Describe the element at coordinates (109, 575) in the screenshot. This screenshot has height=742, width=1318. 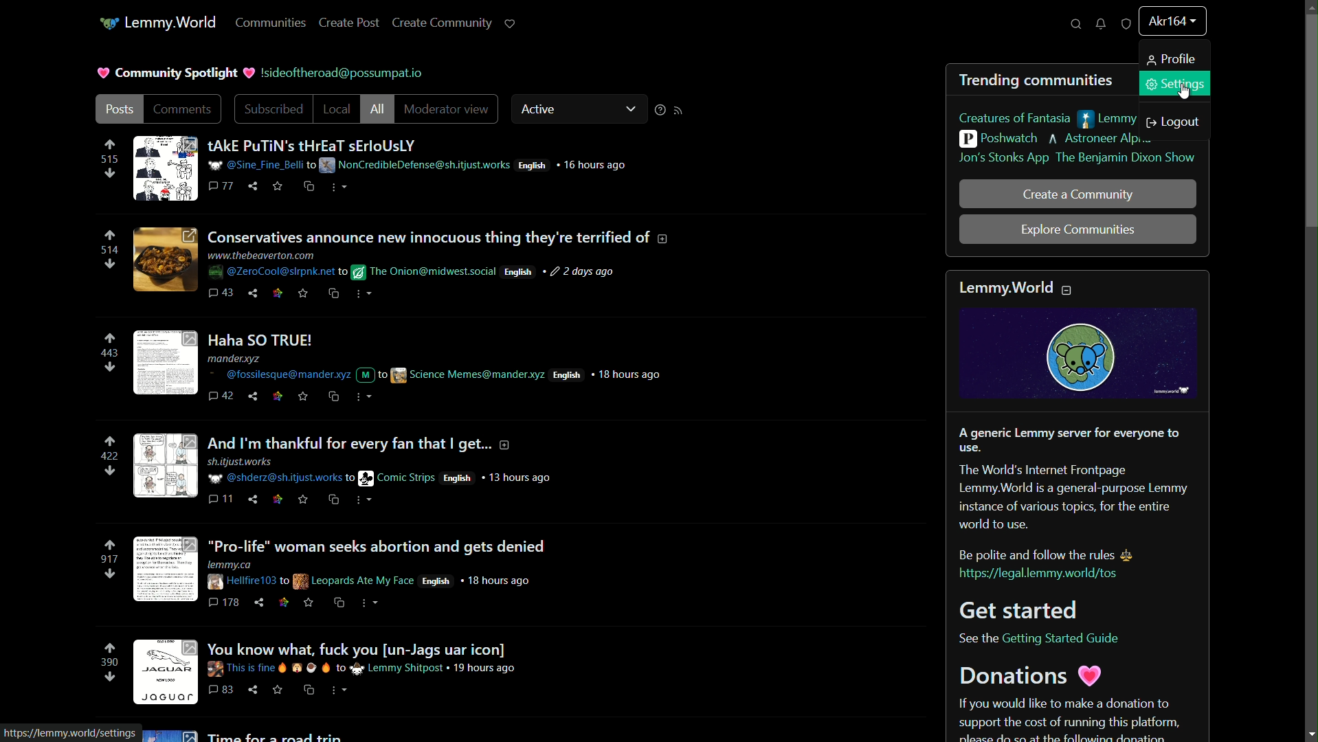
I see `downvote` at that location.